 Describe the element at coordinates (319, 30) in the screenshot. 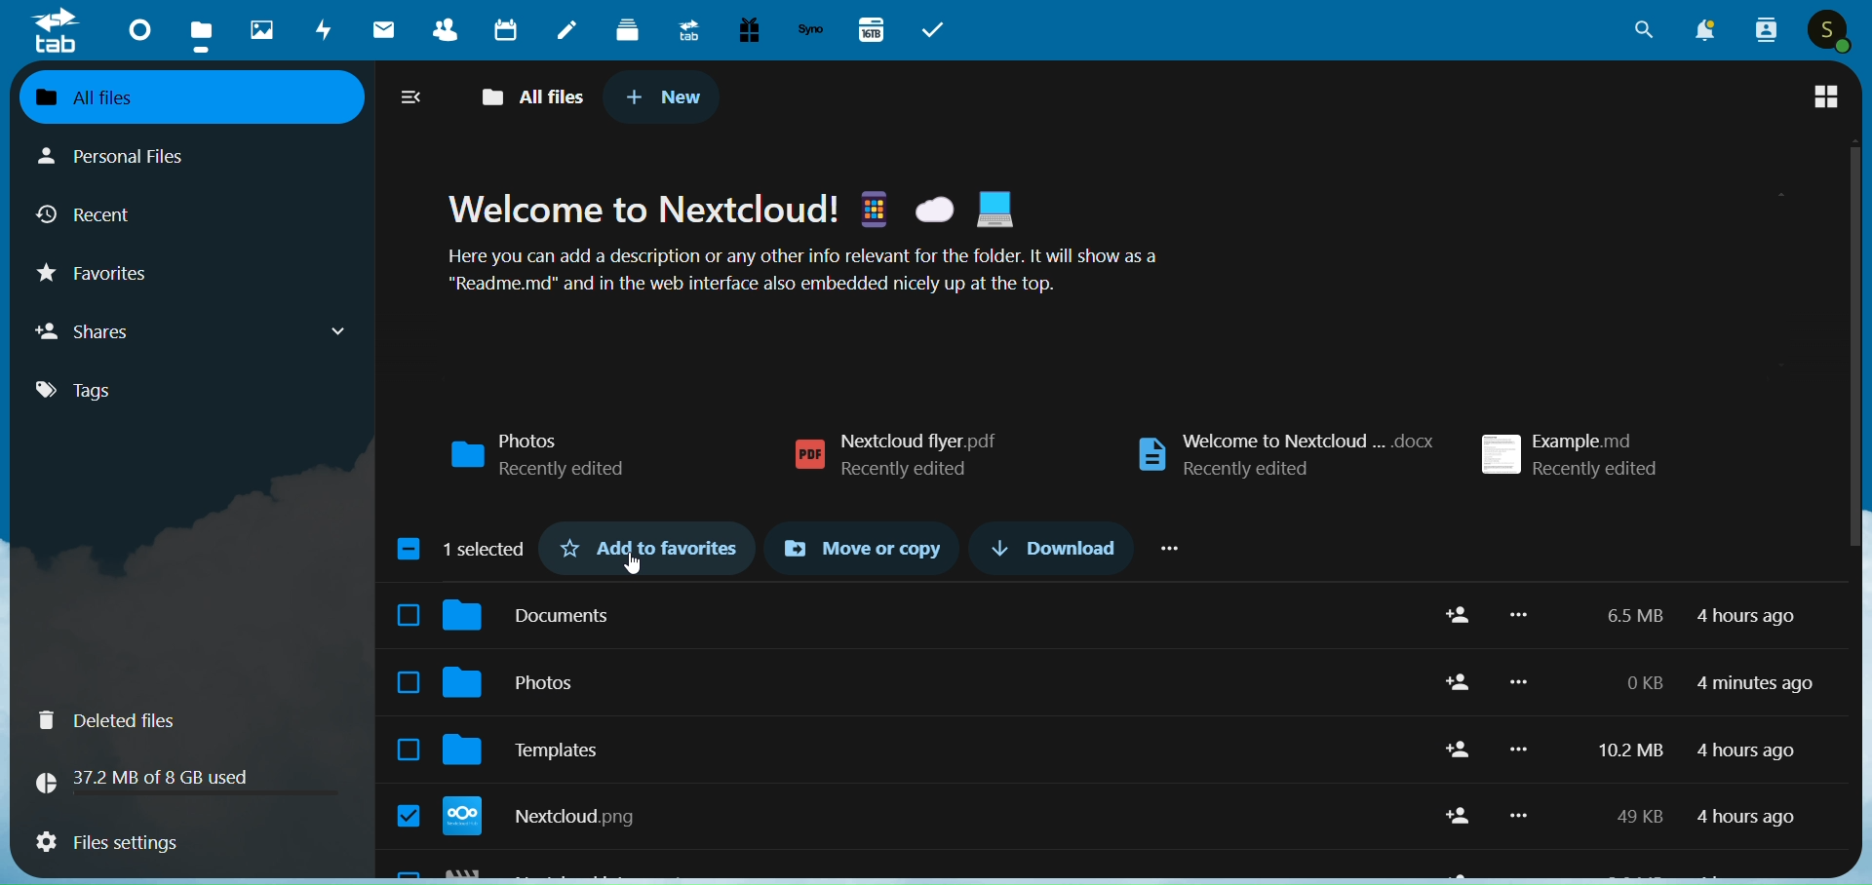

I see `activity` at that location.